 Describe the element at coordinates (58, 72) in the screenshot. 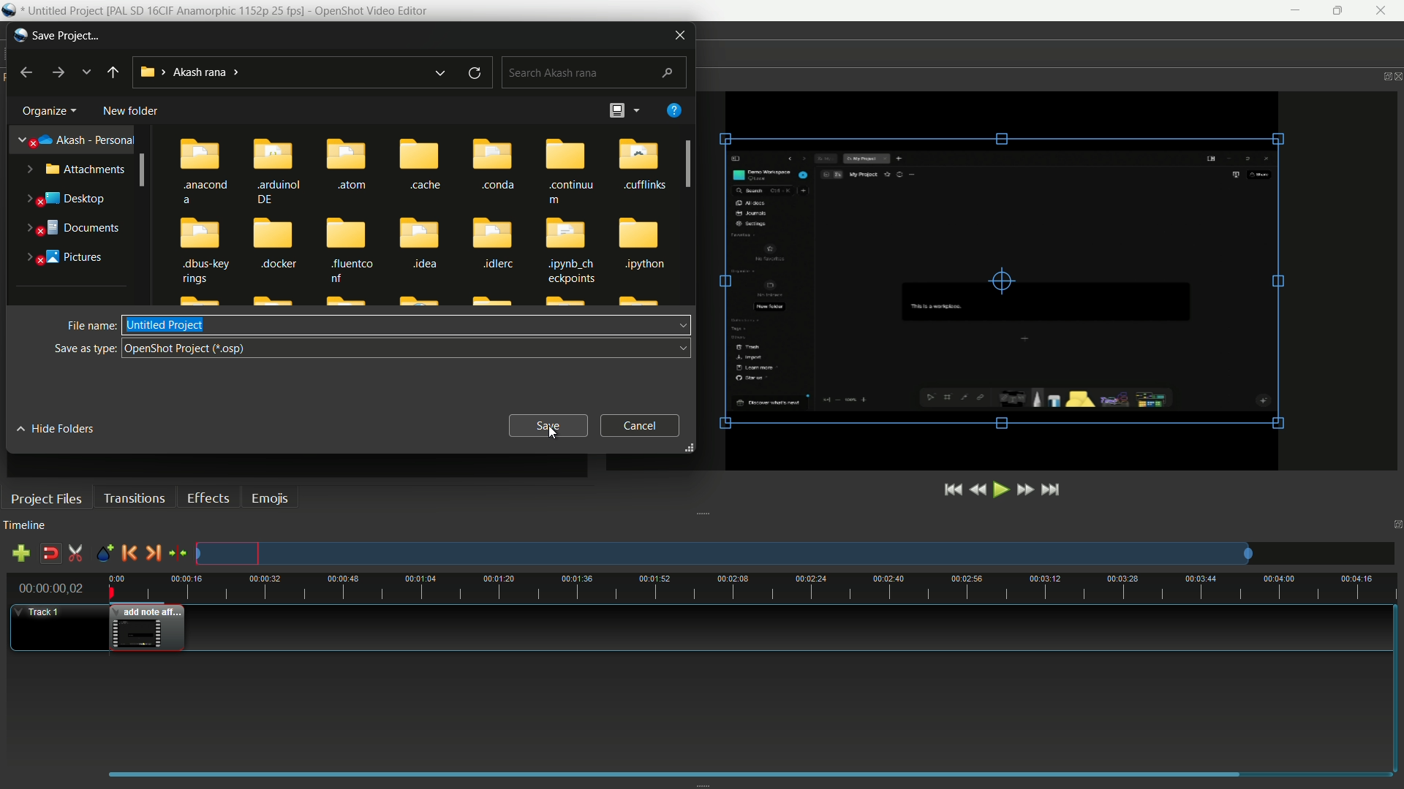

I see `forward` at that location.